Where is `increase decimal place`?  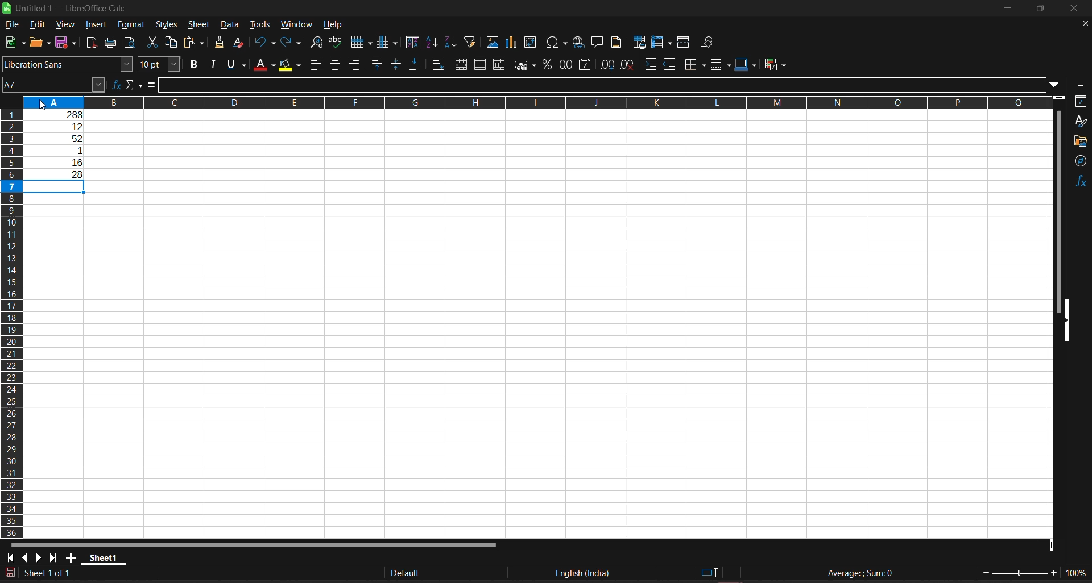
increase decimal place is located at coordinates (606, 65).